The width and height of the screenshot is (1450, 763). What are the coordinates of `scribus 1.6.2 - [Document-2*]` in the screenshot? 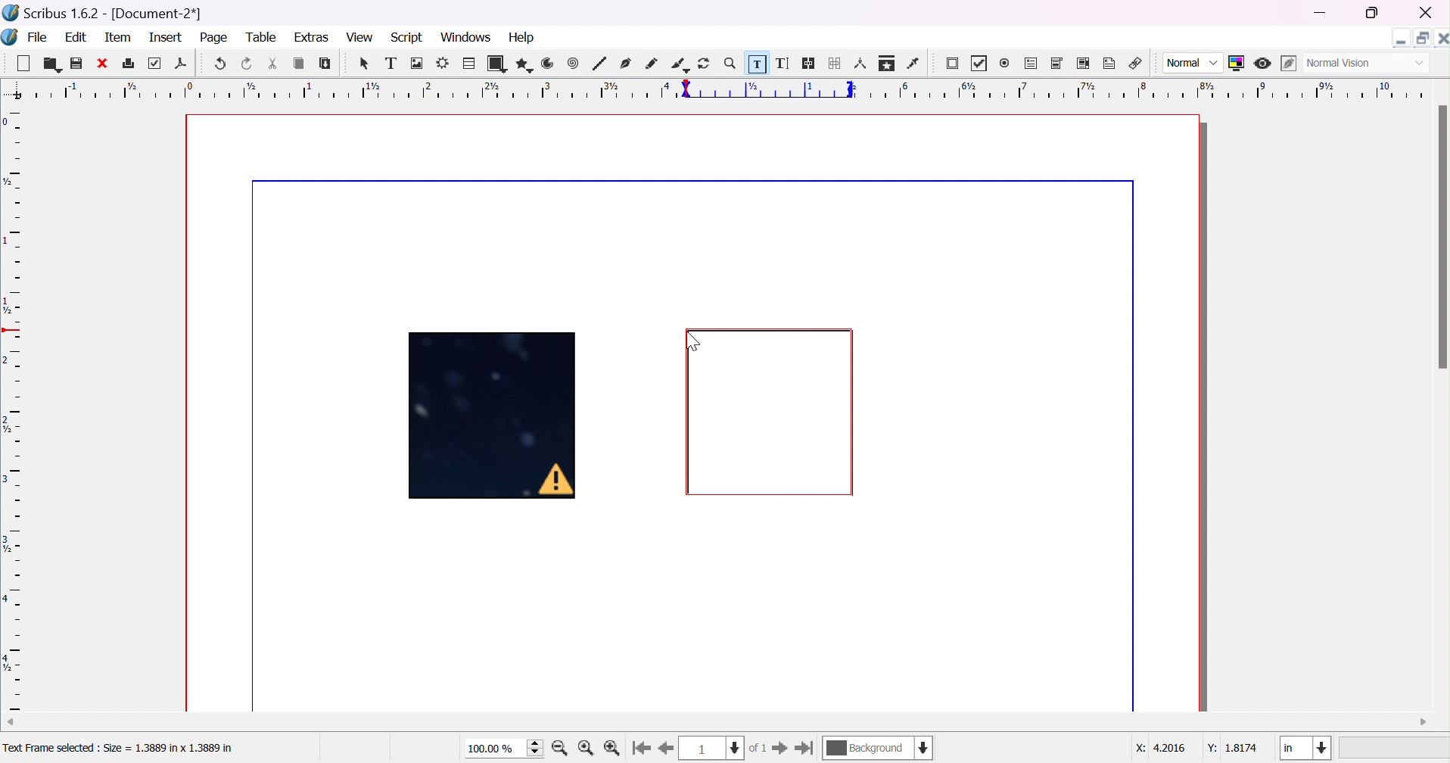 It's located at (104, 14).